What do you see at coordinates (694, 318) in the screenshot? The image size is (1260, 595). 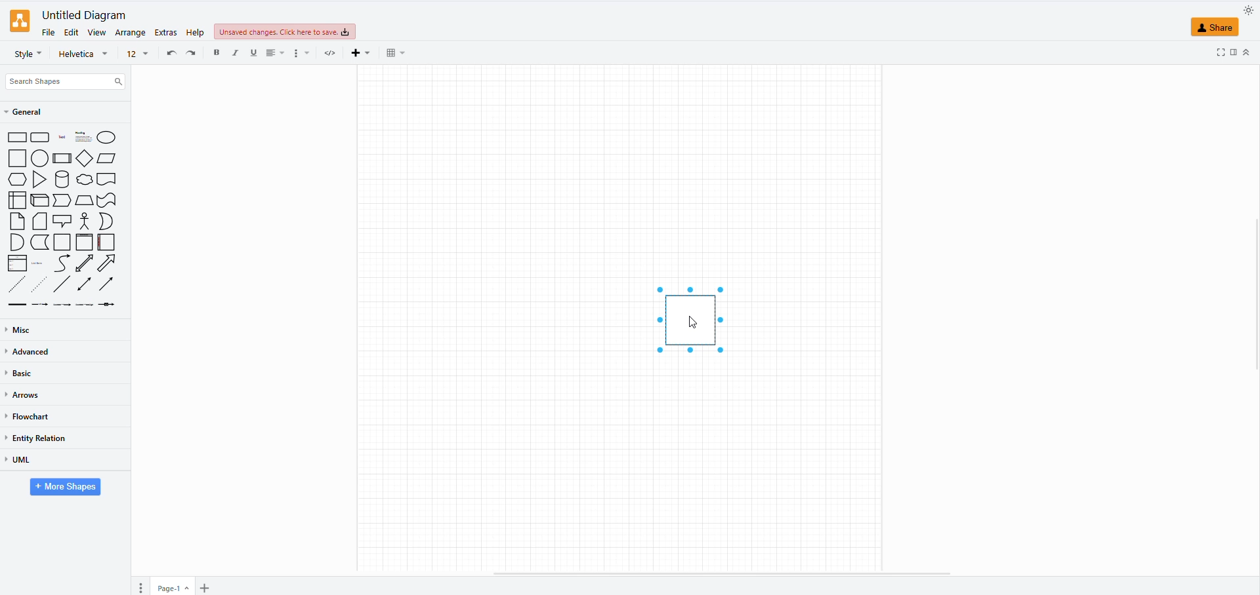 I see `square` at bounding box center [694, 318].